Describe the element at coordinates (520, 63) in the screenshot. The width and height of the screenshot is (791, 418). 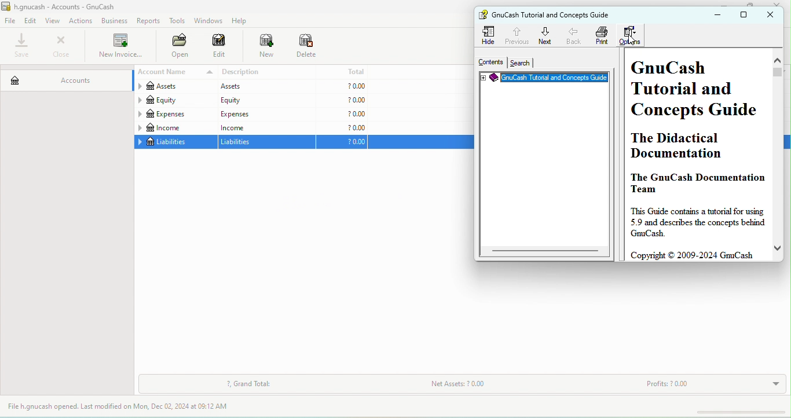
I see `search` at that location.